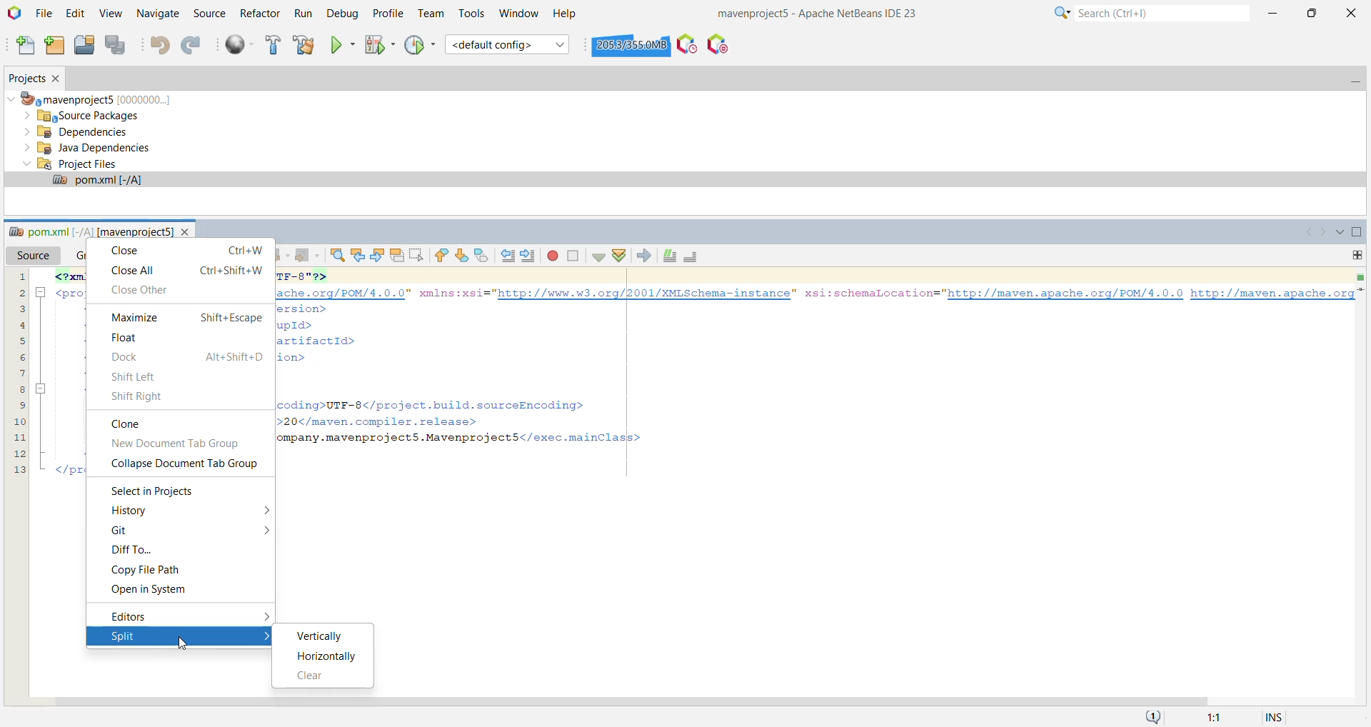 This screenshot has width=1371, height=727. Describe the element at coordinates (508, 44) in the screenshot. I see `Set Project Configuration` at that location.